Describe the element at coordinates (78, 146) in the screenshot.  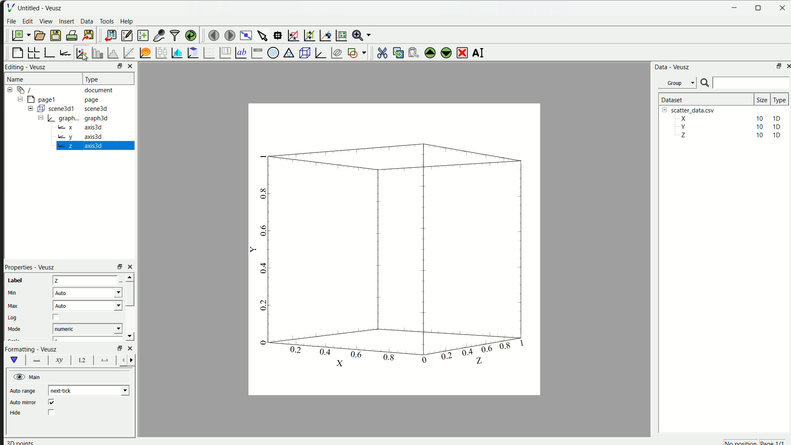
I see `Bz  axis3d` at that location.